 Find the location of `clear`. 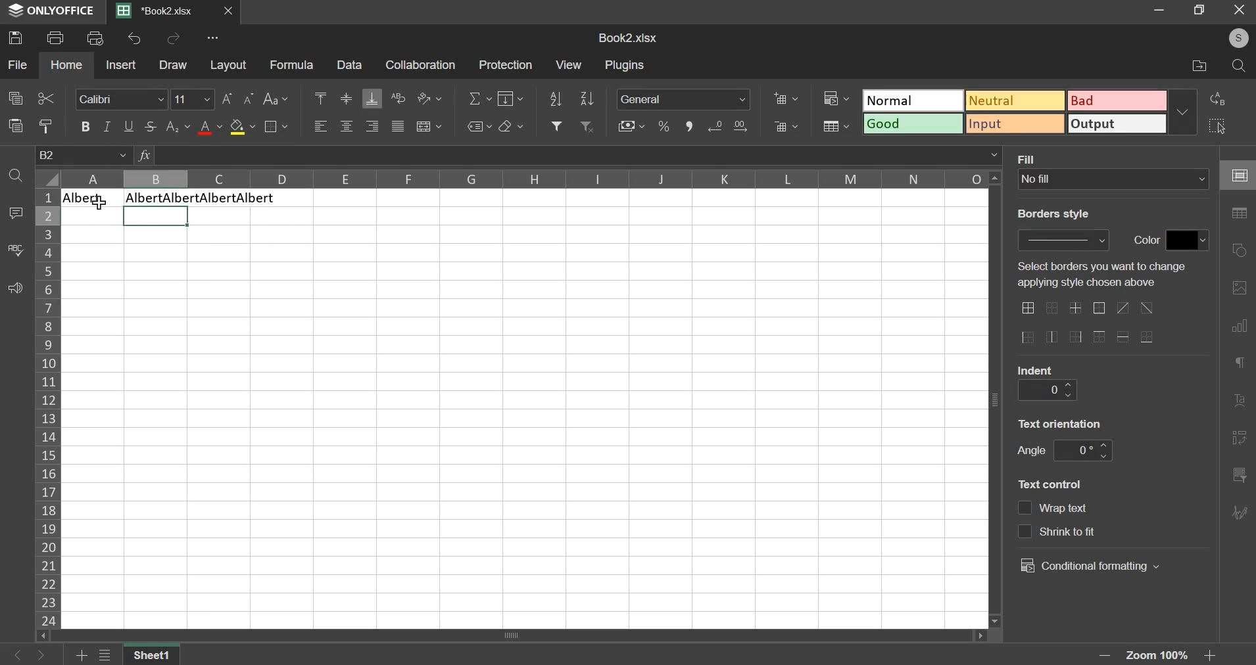

clear is located at coordinates (511, 126).